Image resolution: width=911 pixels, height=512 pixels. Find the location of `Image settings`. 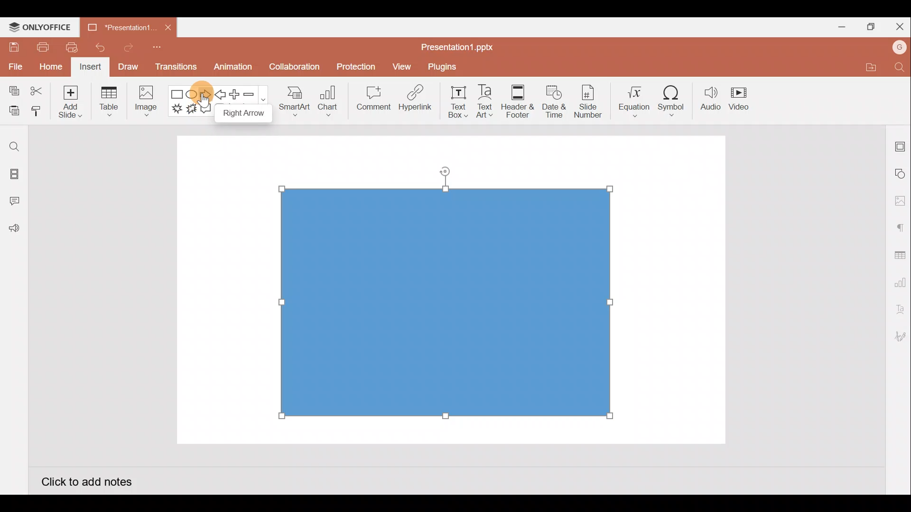

Image settings is located at coordinates (900, 201).